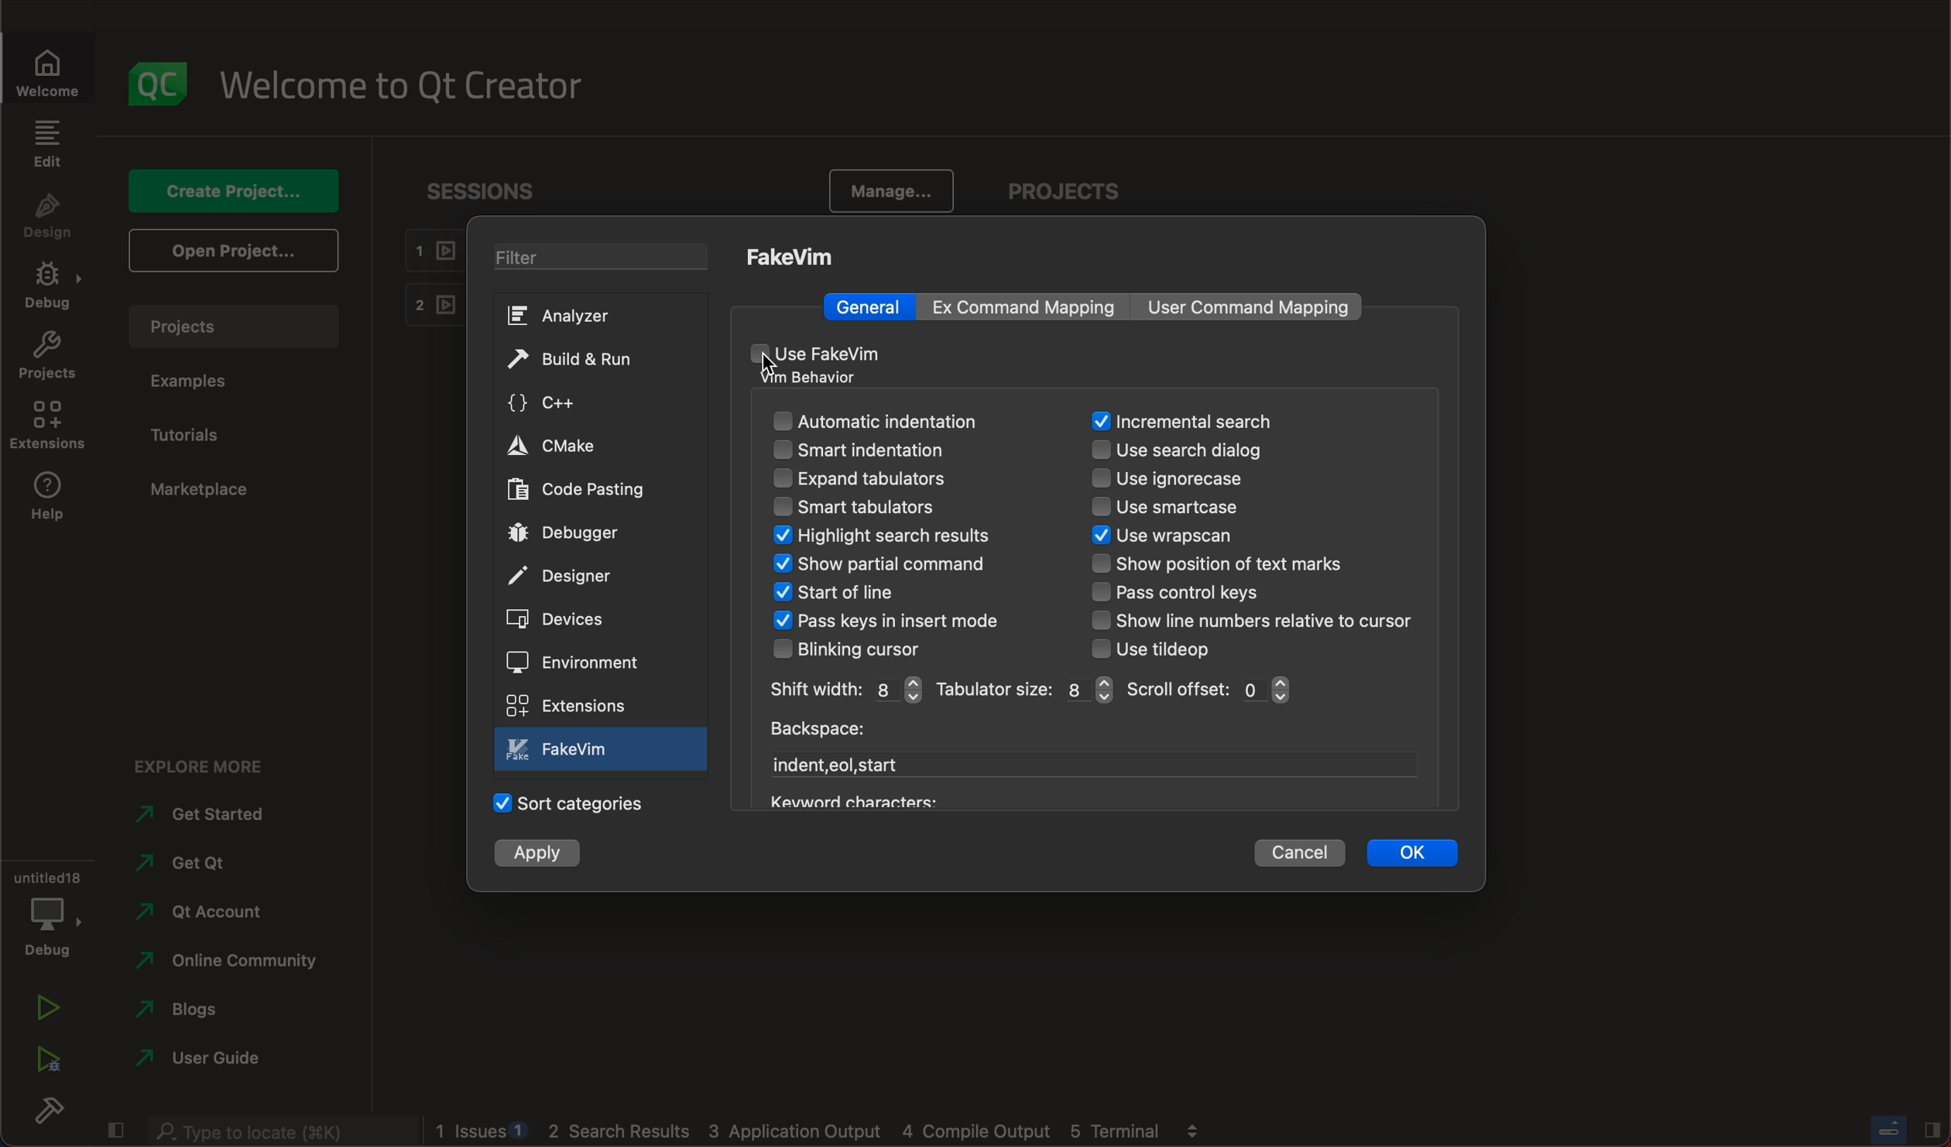 The image size is (1951, 1147). Describe the element at coordinates (901, 422) in the screenshot. I see `automatic indentation` at that location.